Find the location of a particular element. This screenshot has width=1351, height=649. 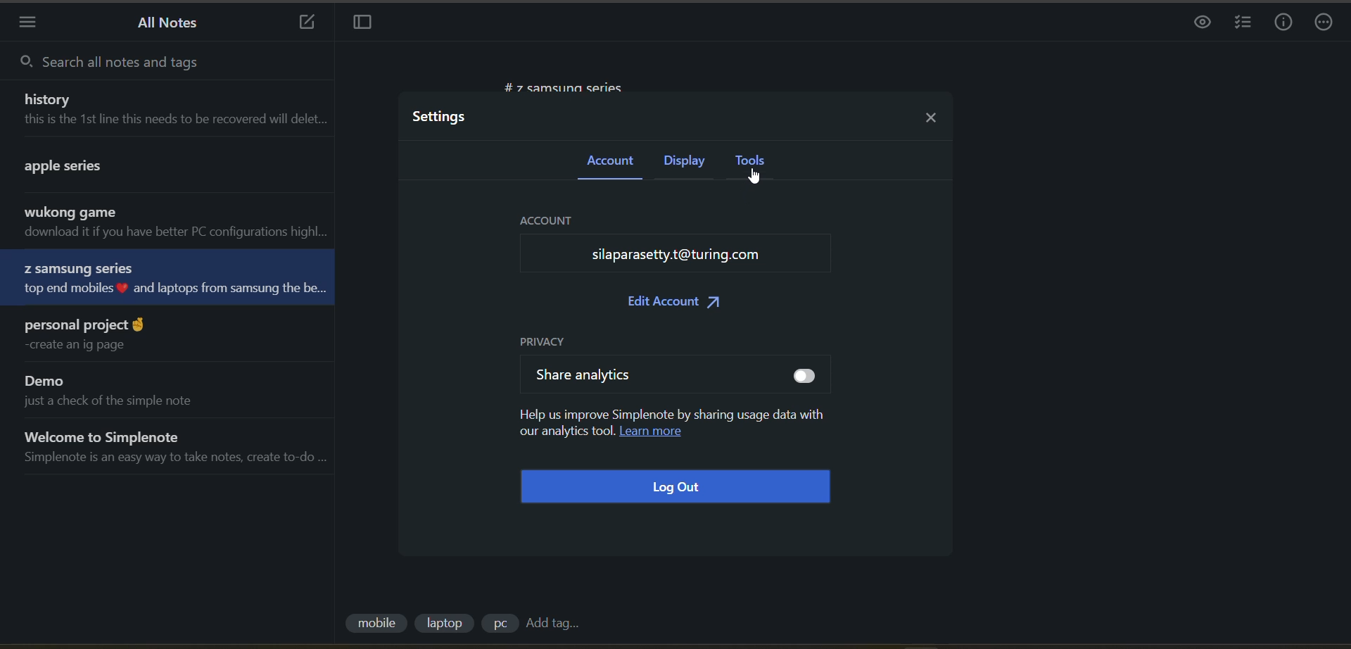

info is located at coordinates (1282, 23).